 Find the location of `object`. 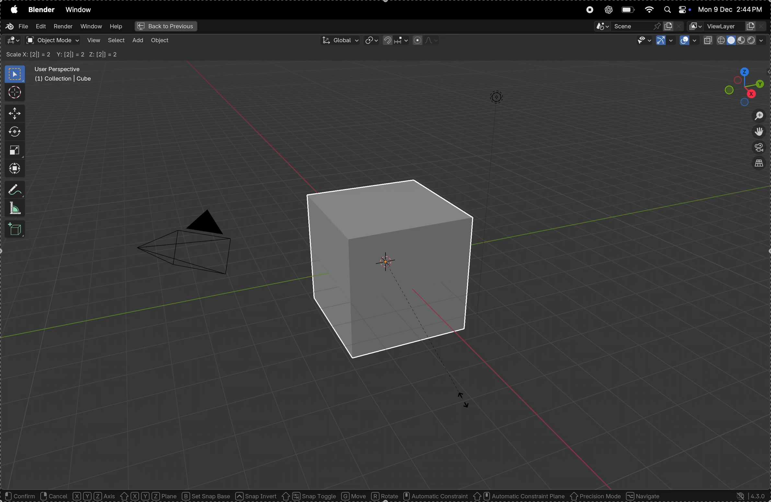

object is located at coordinates (162, 41).